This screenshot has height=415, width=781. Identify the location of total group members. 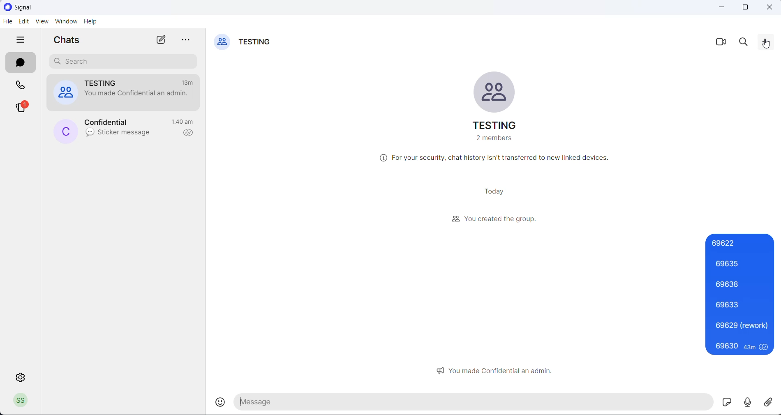
(493, 140).